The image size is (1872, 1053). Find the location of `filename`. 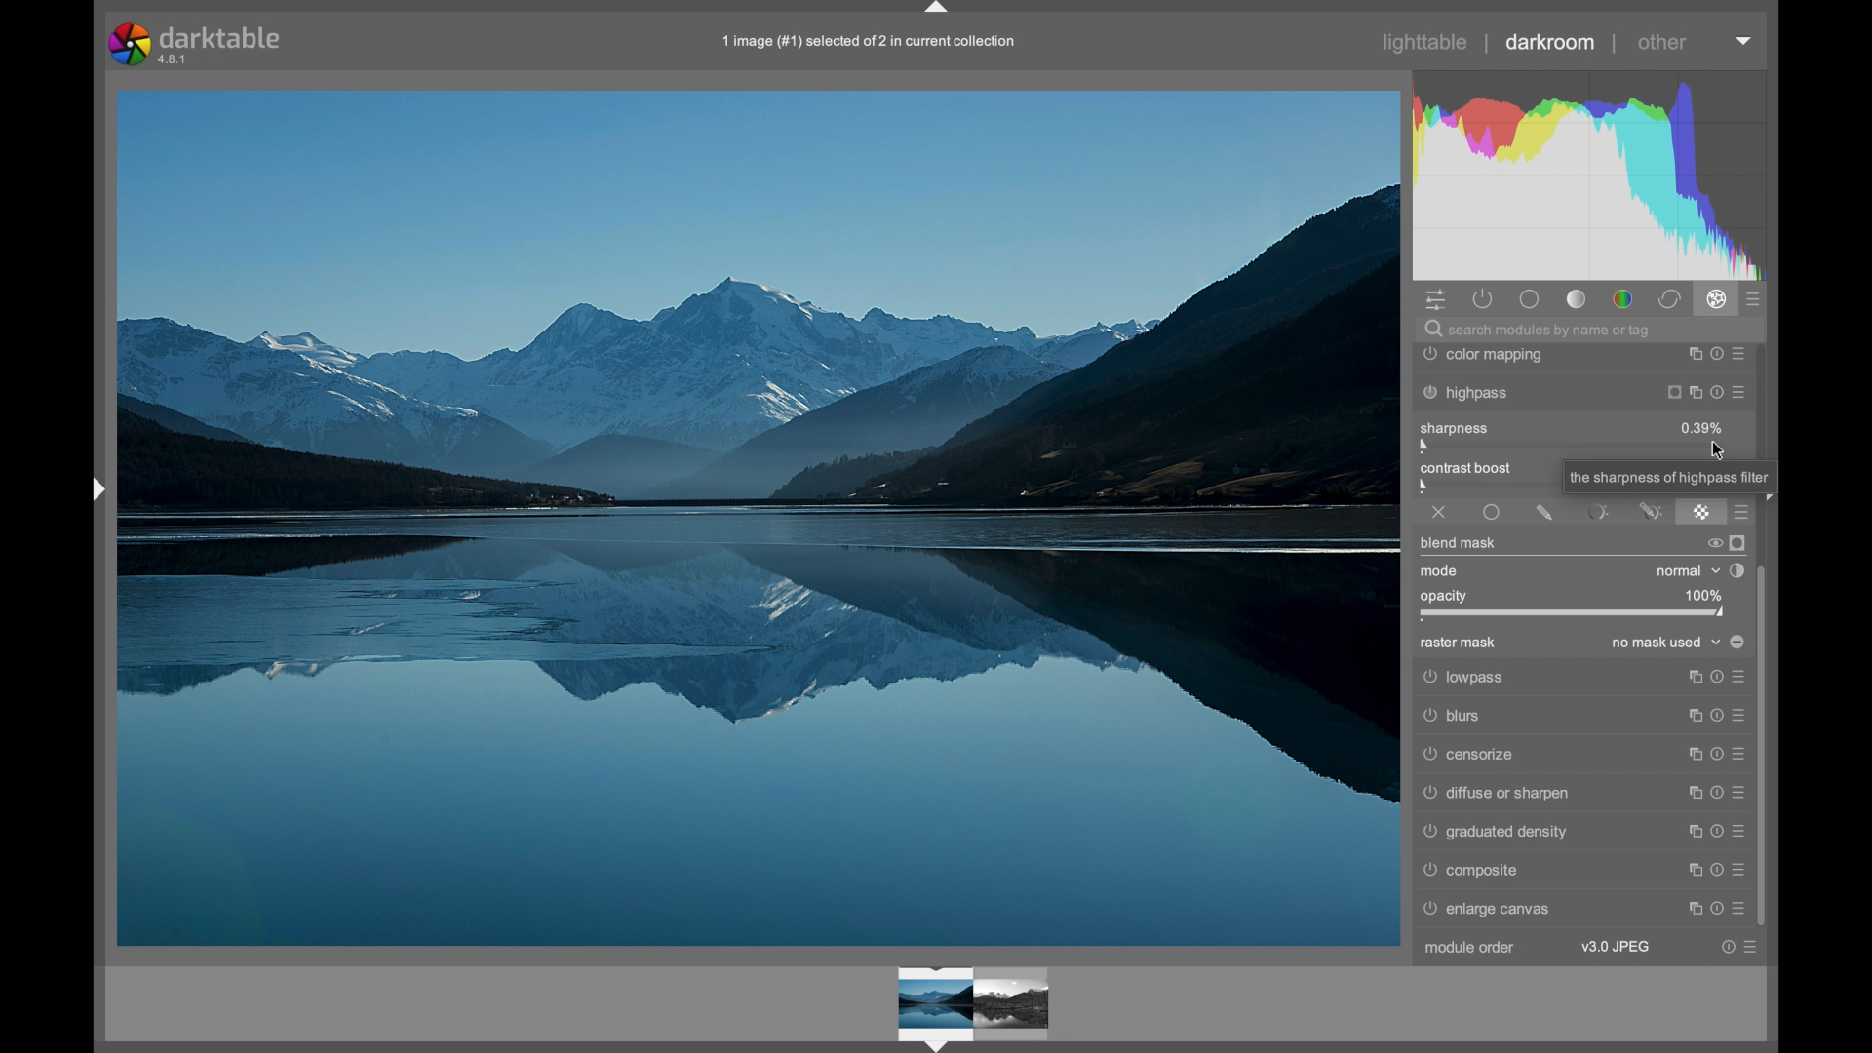

filename is located at coordinates (871, 43).